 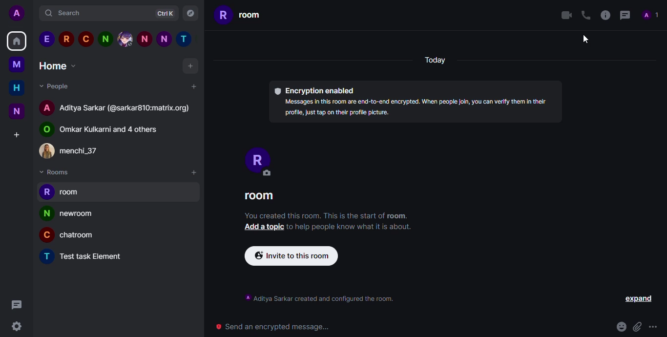 I want to click on Account, so click(x=17, y=14).